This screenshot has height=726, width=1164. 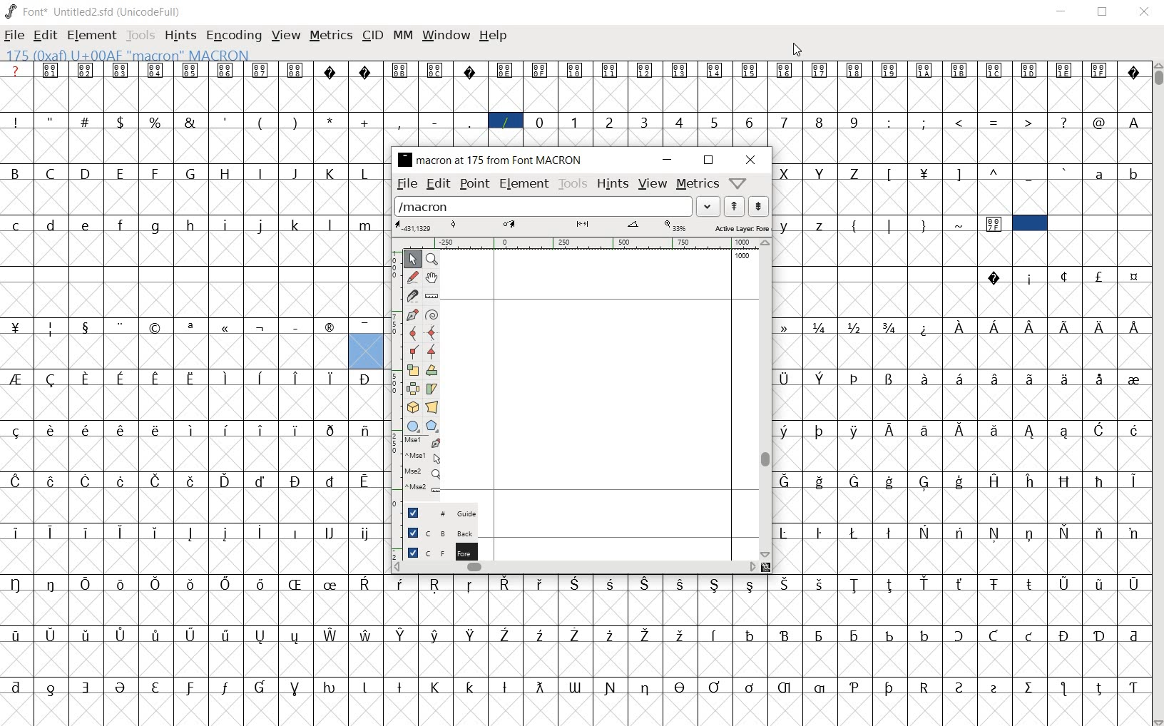 What do you see at coordinates (541, 121) in the screenshot?
I see `0` at bounding box center [541, 121].